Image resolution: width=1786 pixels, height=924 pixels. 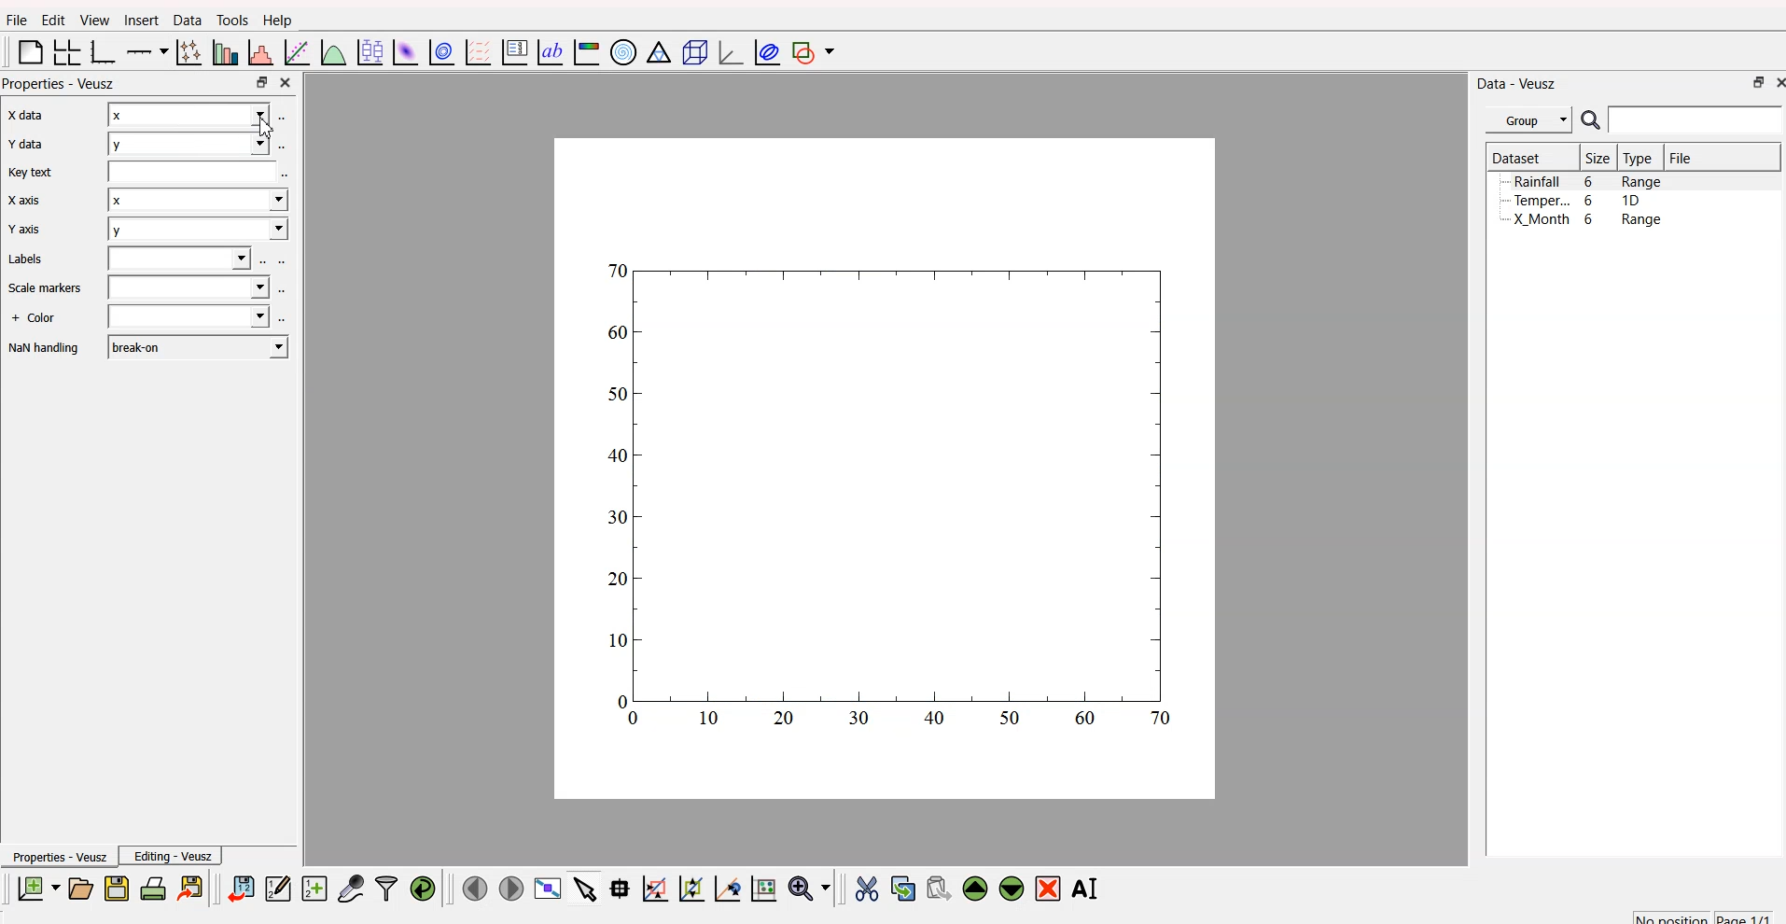 What do you see at coordinates (58, 856) in the screenshot?
I see `Properties - Veusz` at bounding box center [58, 856].